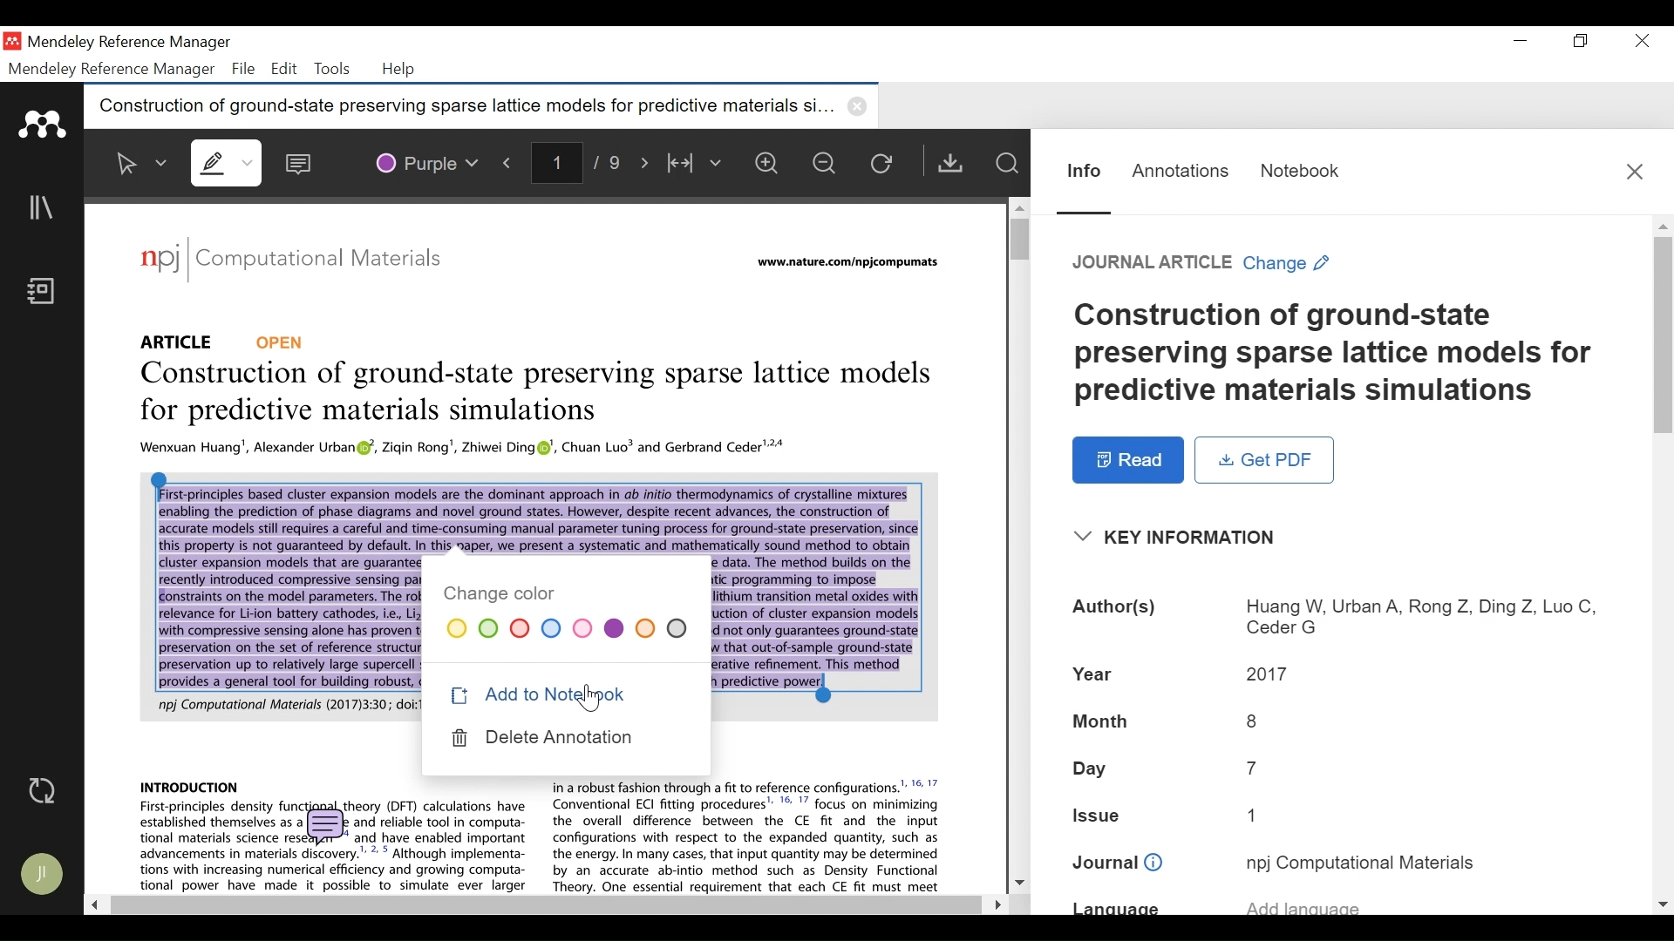 This screenshot has height=941, width=1674. I want to click on Mendeley Reference Manager, so click(112, 70).